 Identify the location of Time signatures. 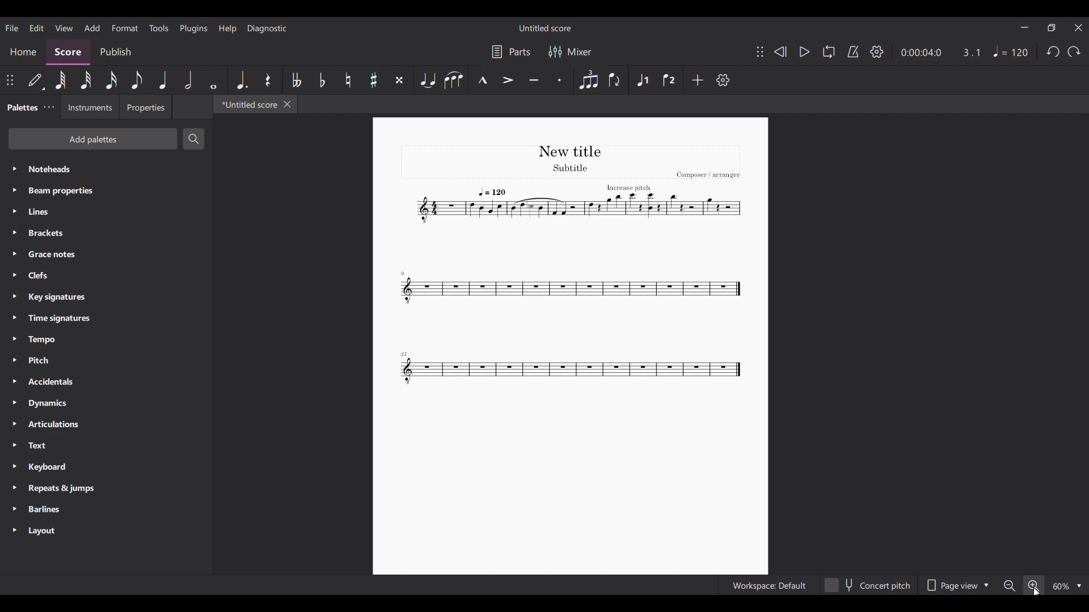
(106, 318).